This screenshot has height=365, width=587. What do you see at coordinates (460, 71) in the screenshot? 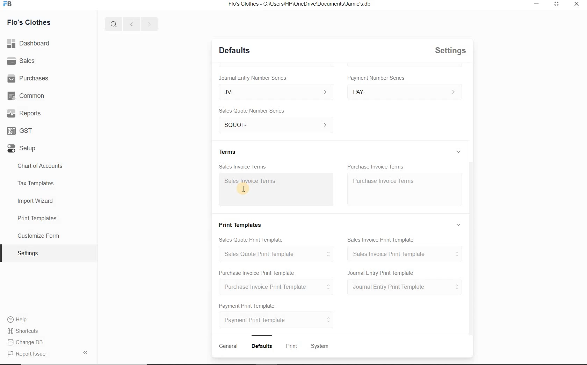
I see `Expand` at bounding box center [460, 71].